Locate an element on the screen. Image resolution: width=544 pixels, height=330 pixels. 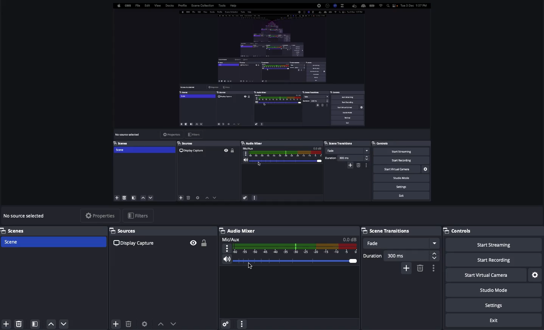
Add is located at coordinates (5, 324).